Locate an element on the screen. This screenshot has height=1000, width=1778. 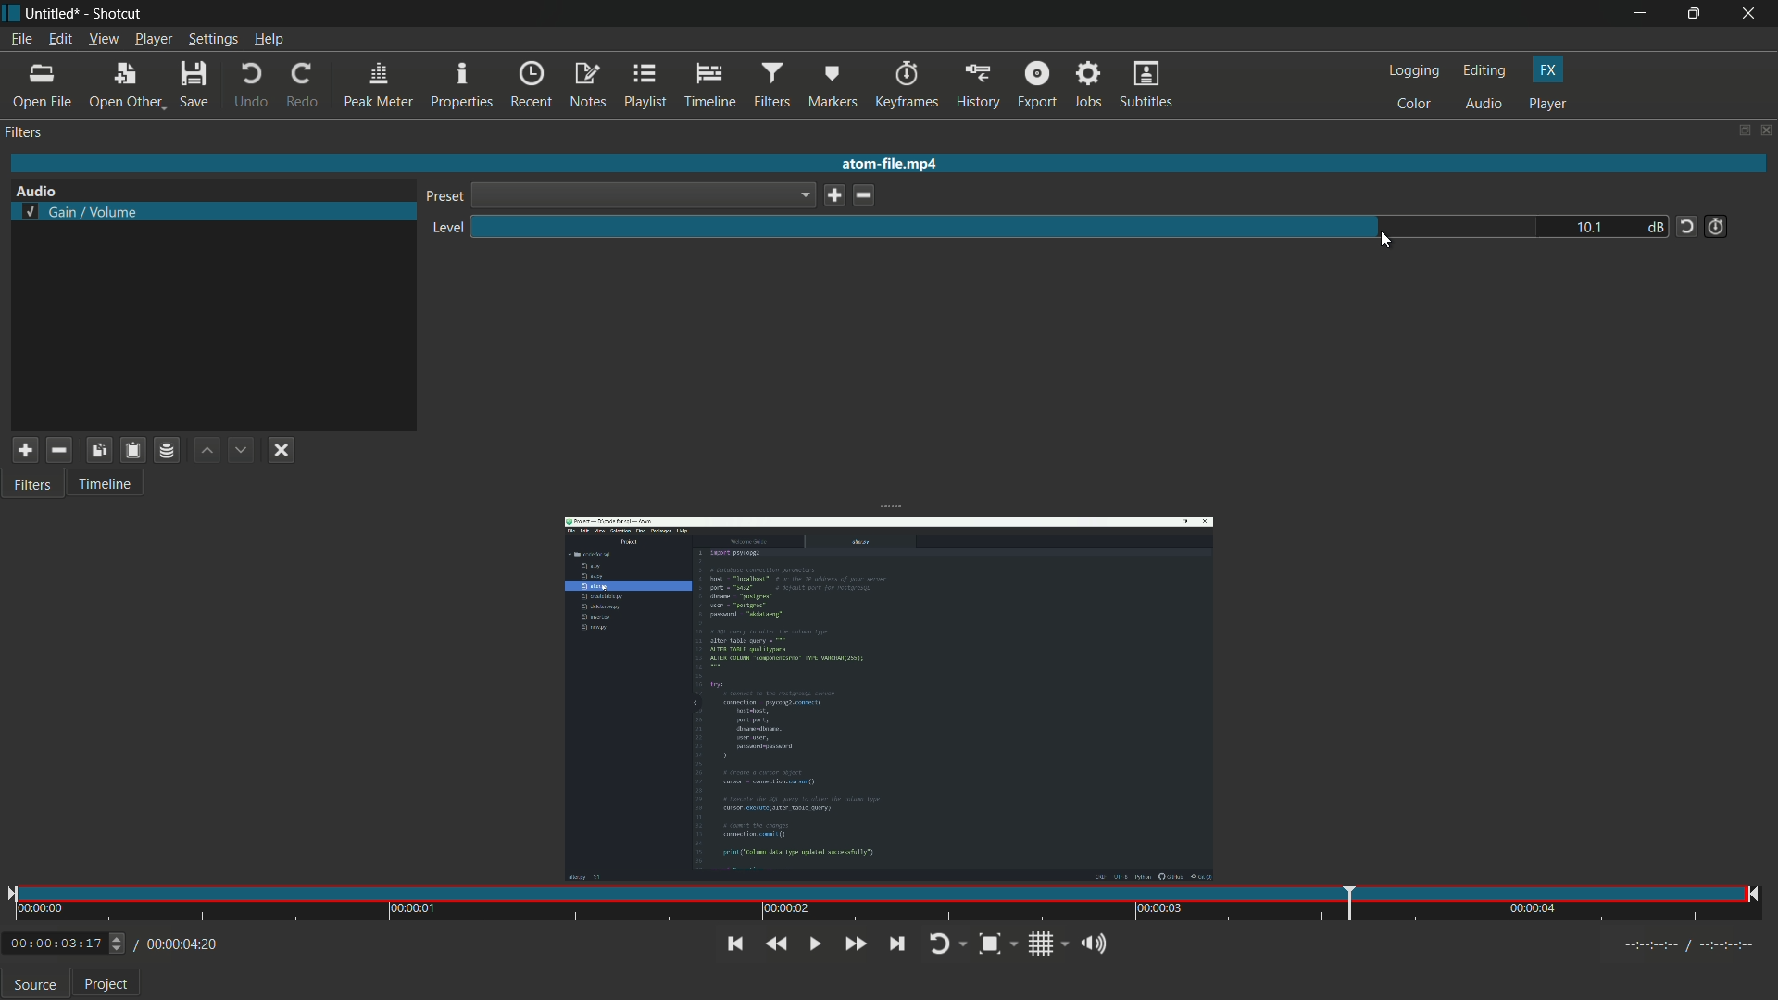
notes is located at coordinates (587, 85).